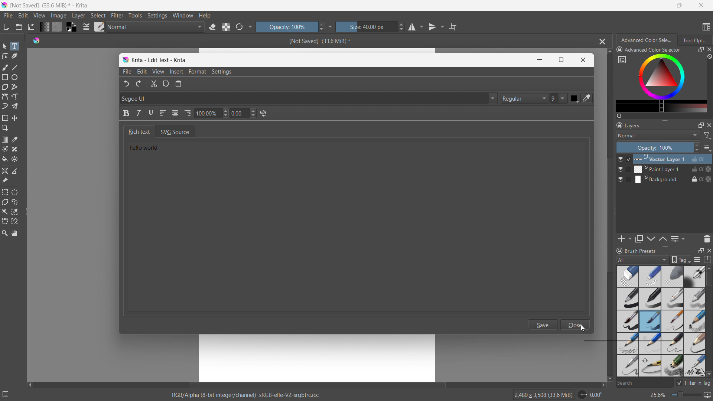 This screenshot has width=713, height=401. I want to click on pen, so click(650, 299).